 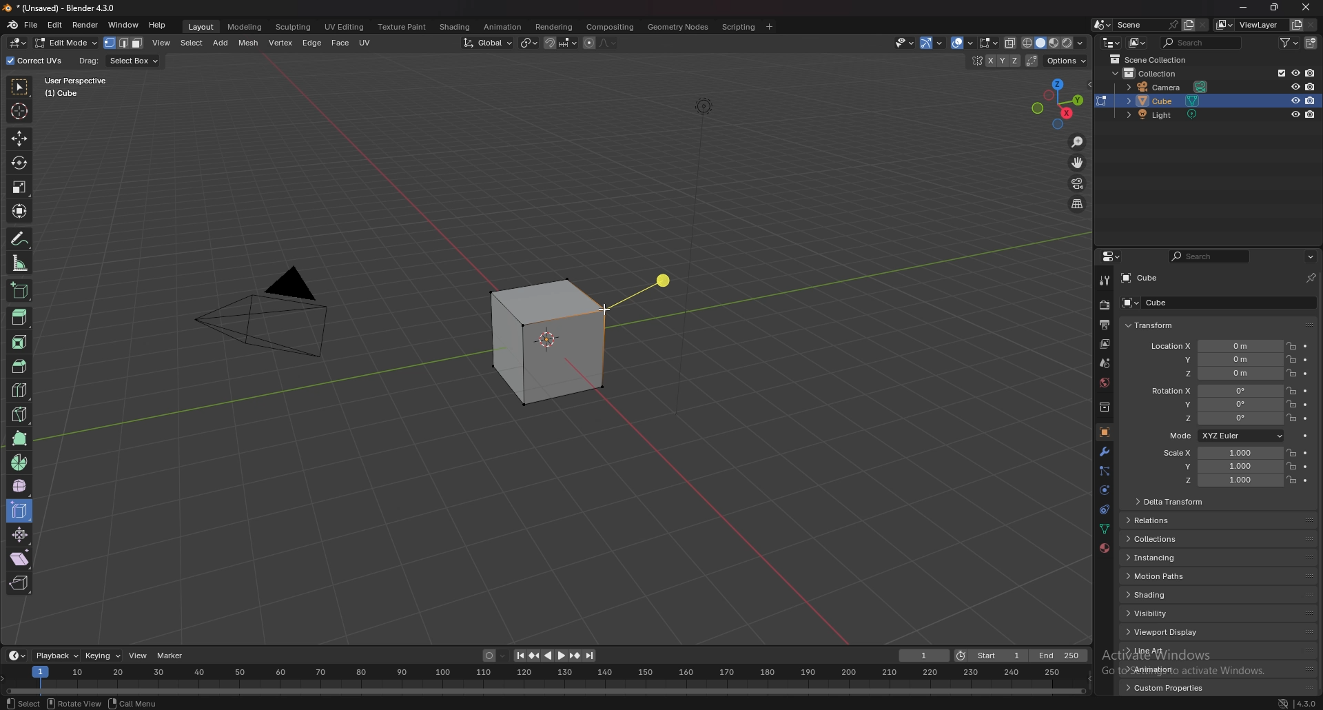 What do you see at coordinates (1293, 86) in the screenshot?
I see `hide in viewport` at bounding box center [1293, 86].